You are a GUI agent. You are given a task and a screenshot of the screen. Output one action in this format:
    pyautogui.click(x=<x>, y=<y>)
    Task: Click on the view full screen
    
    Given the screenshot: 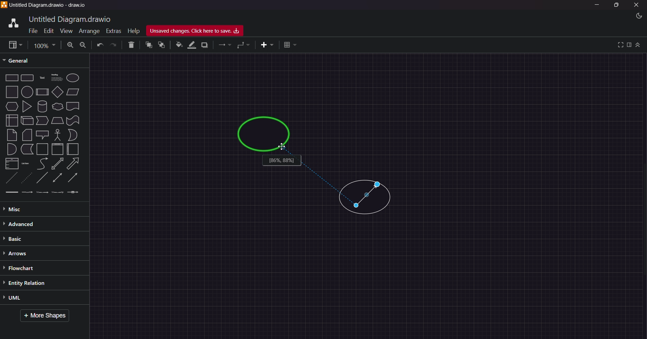 What is the action you would take?
    pyautogui.click(x=619, y=44)
    